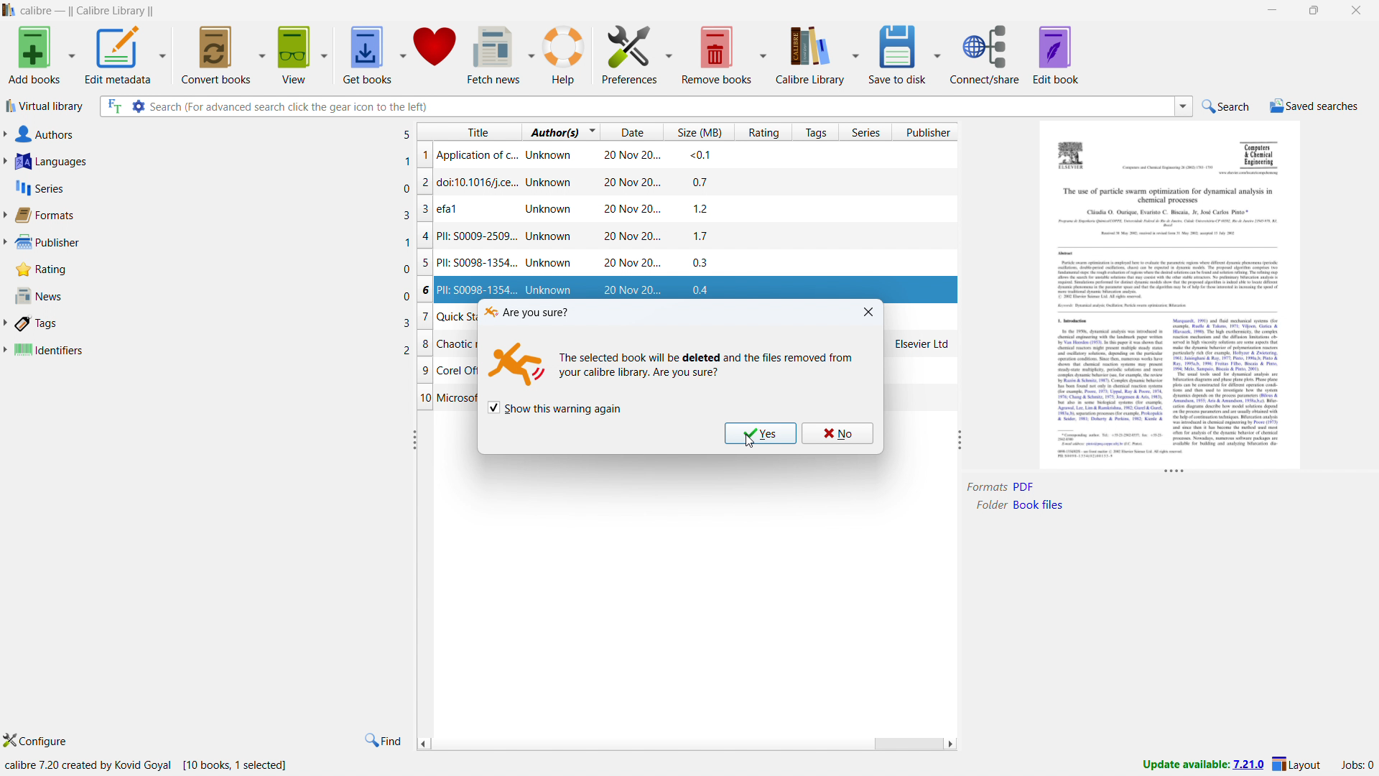 The height and width of the screenshot is (776, 1379). What do you see at coordinates (88, 11) in the screenshot?
I see `title` at bounding box center [88, 11].